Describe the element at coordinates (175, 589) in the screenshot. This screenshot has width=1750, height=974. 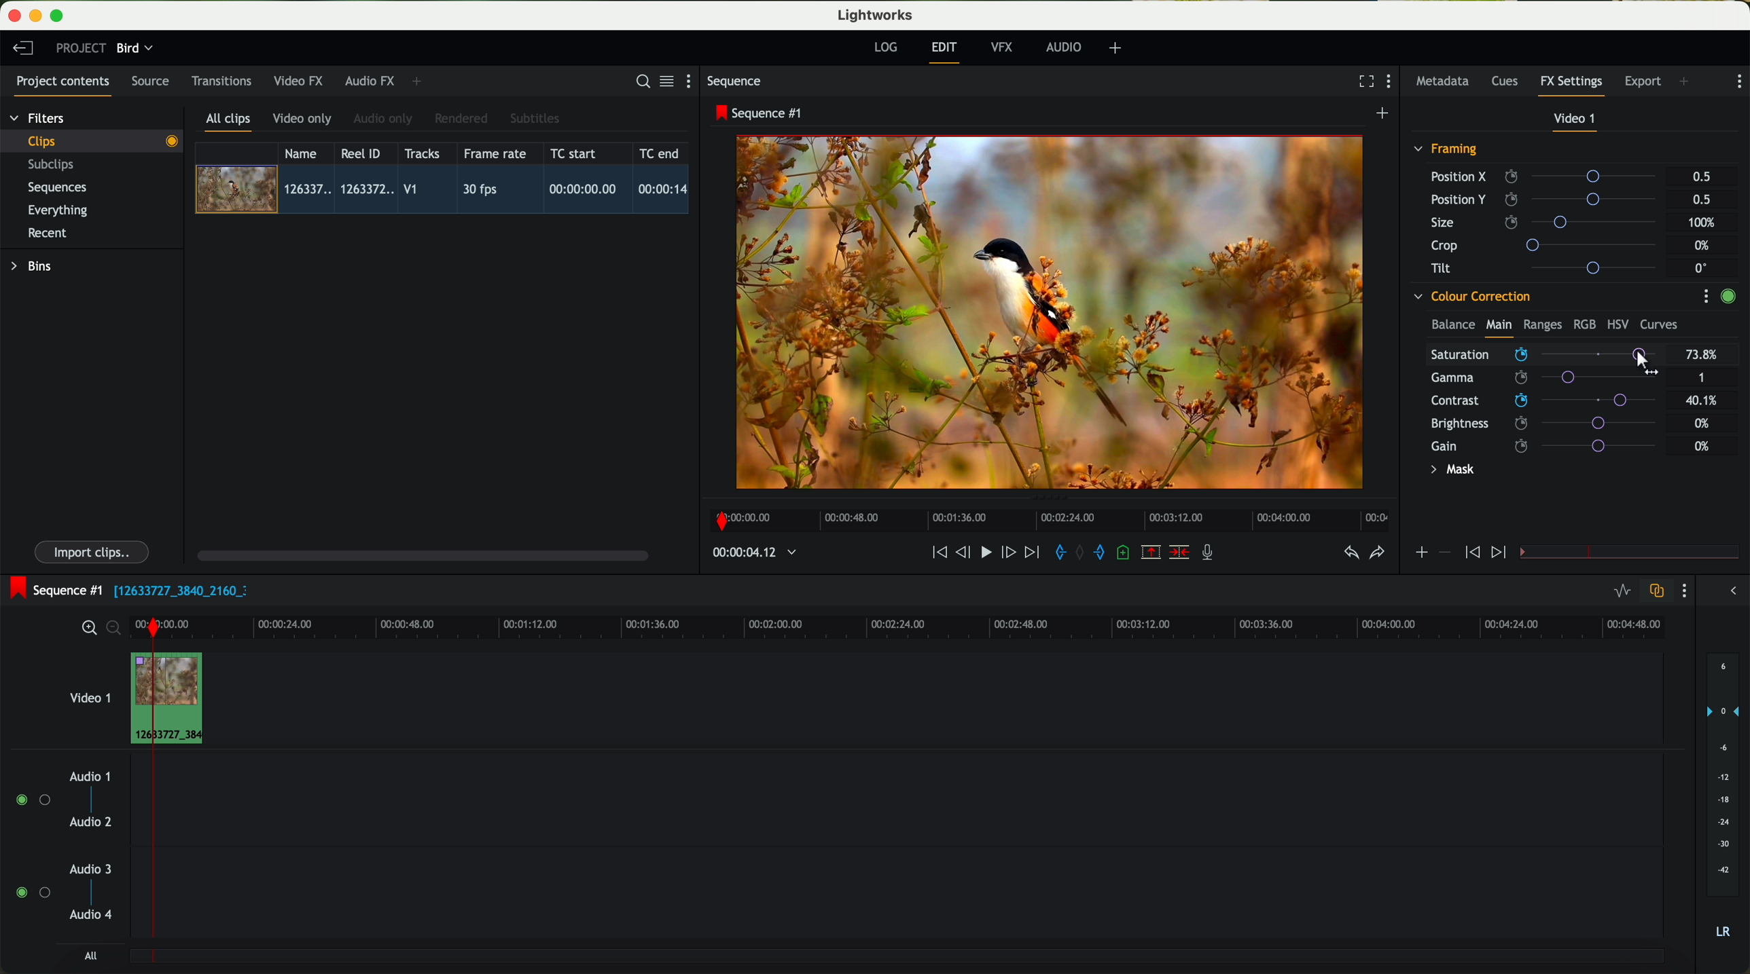
I see `black` at that location.